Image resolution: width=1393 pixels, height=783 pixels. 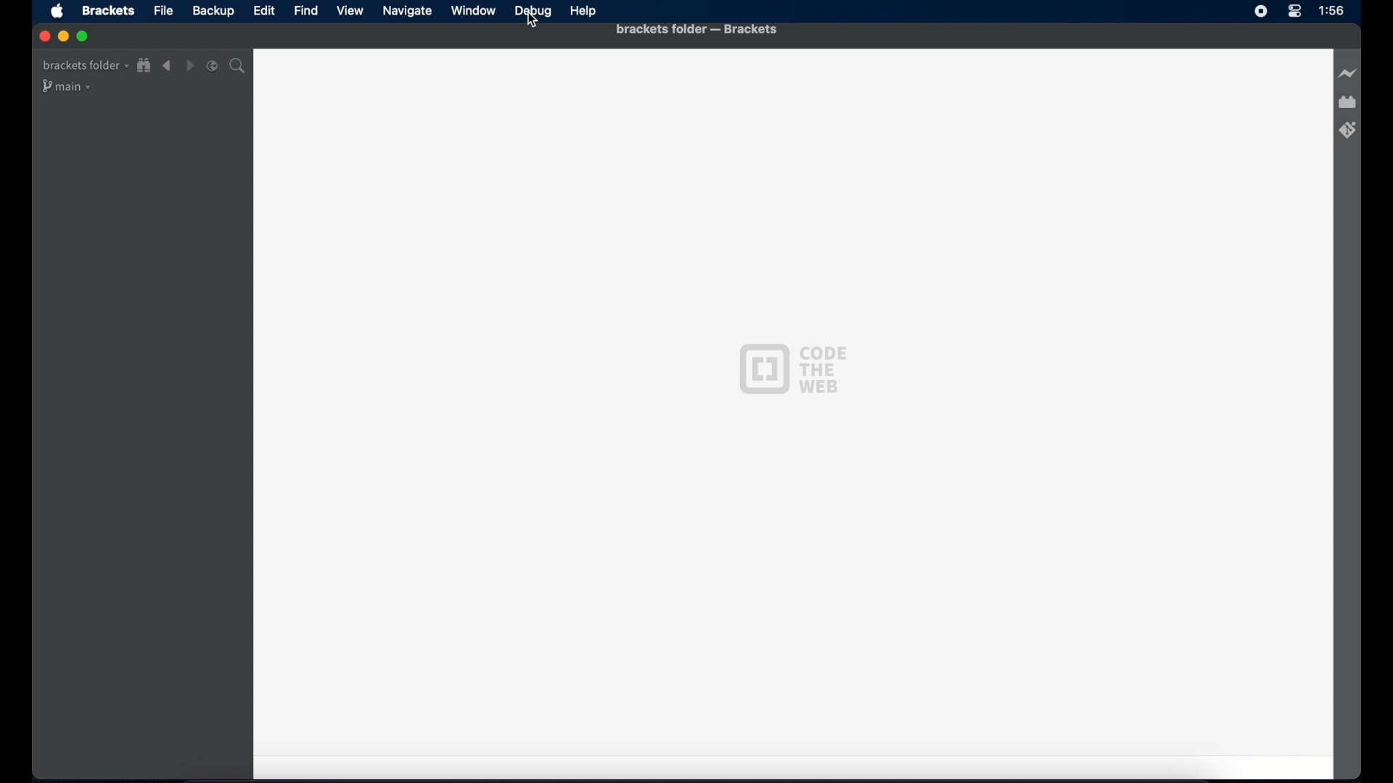 What do you see at coordinates (697, 30) in the screenshot?
I see `brackets folder  - brackets` at bounding box center [697, 30].